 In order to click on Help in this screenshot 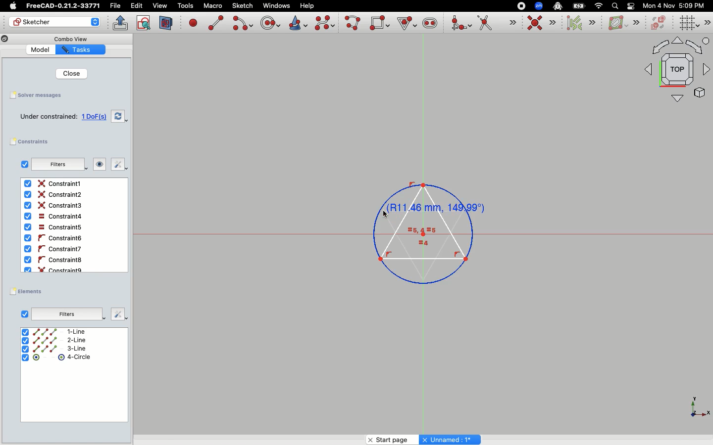, I will do `click(307, 5)`.